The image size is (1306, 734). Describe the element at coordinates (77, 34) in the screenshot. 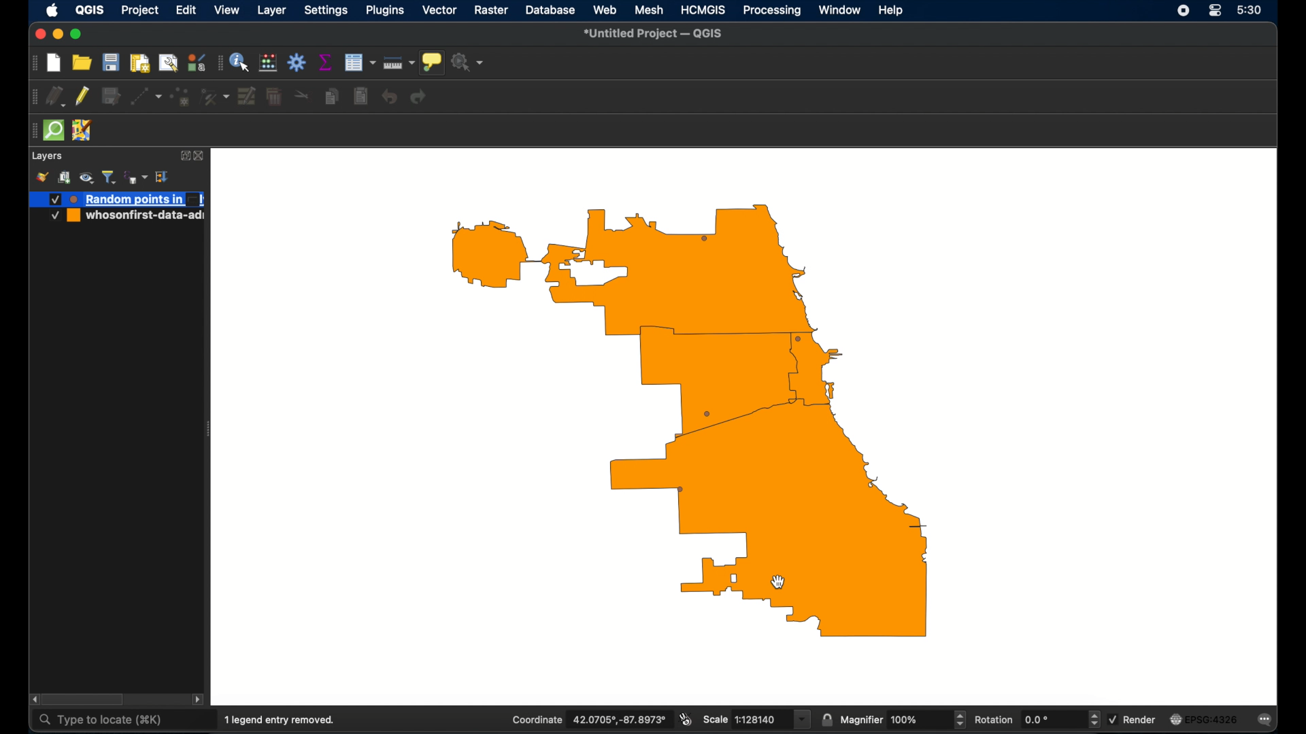

I see `maximize` at that location.